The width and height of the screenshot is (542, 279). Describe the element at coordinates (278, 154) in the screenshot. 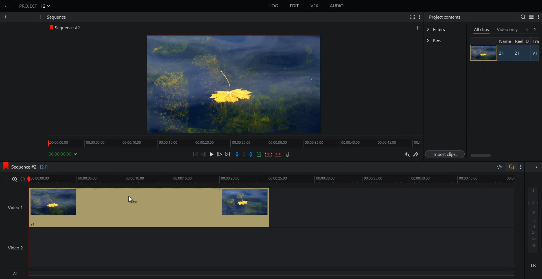

I see `Delete` at that location.